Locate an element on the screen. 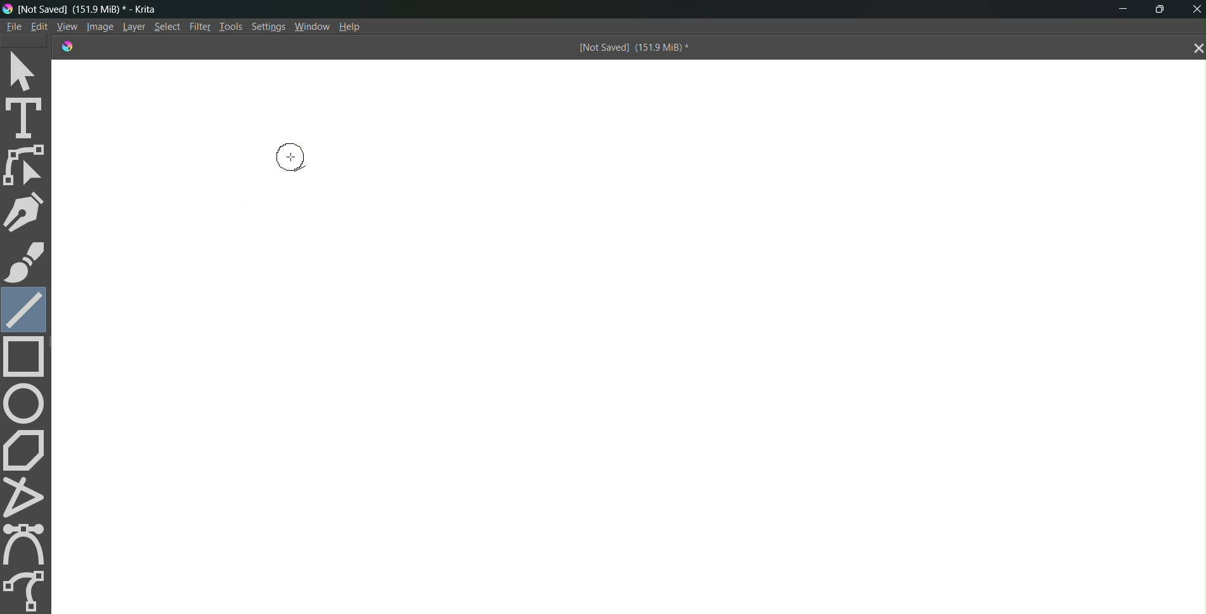  Select is located at coordinates (167, 27).